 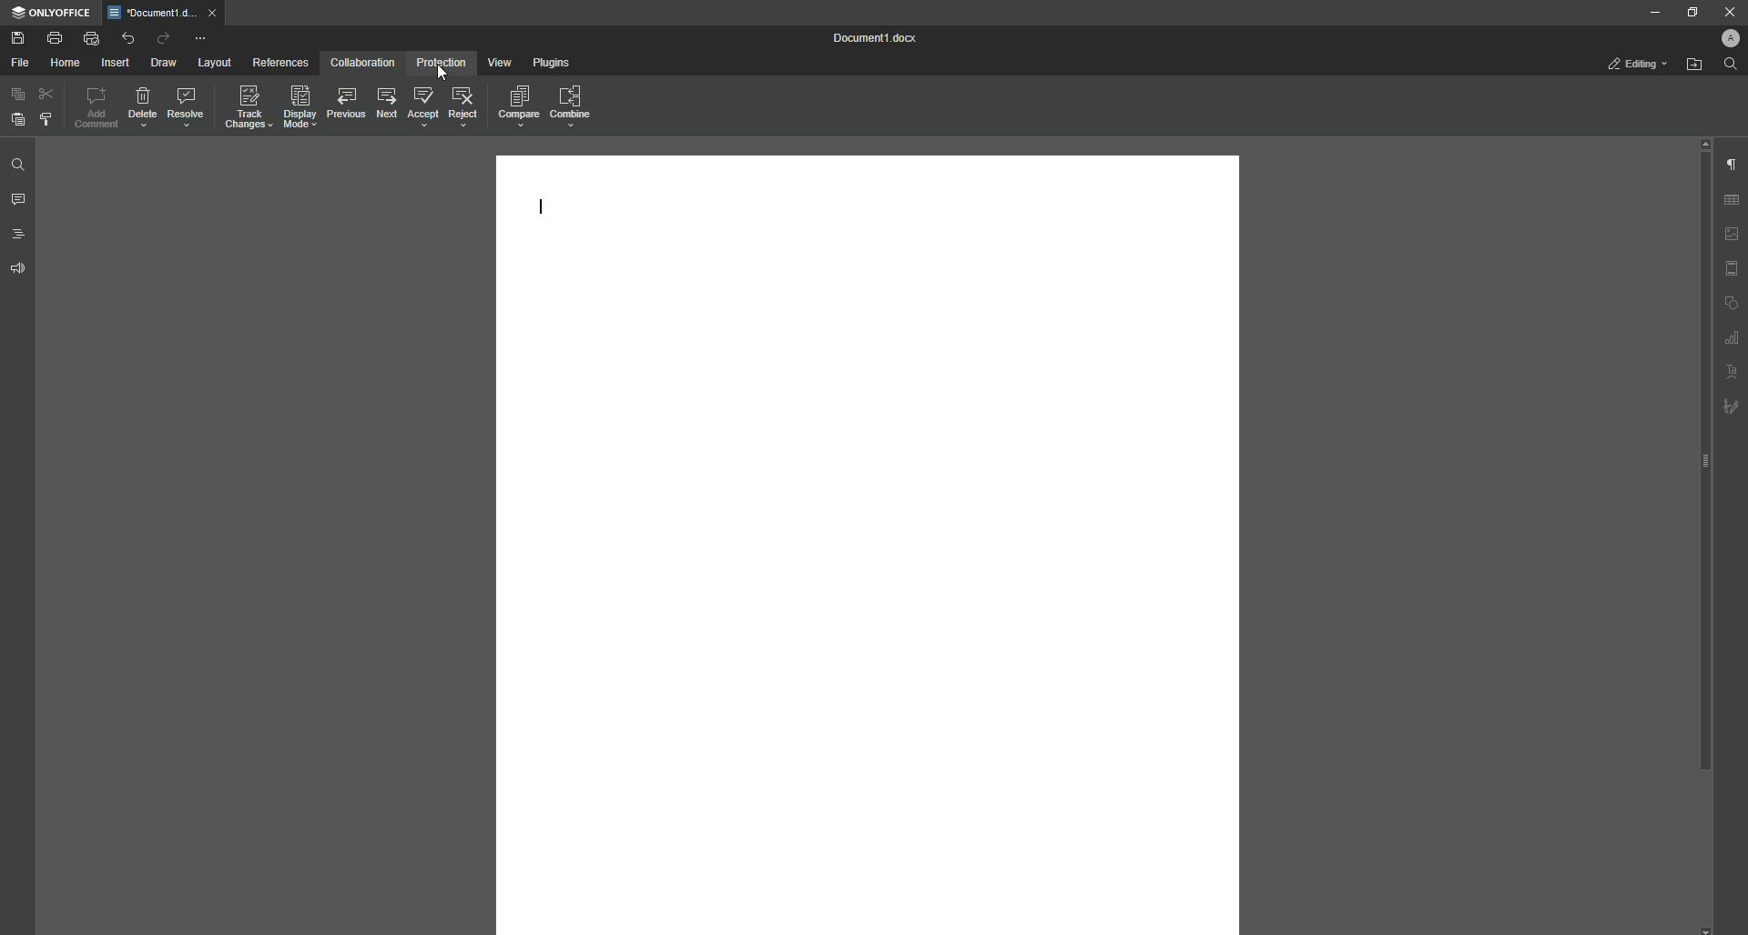 What do you see at coordinates (879, 38) in the screenshot?
I see `Document 1` at bounding box center [879, 38].